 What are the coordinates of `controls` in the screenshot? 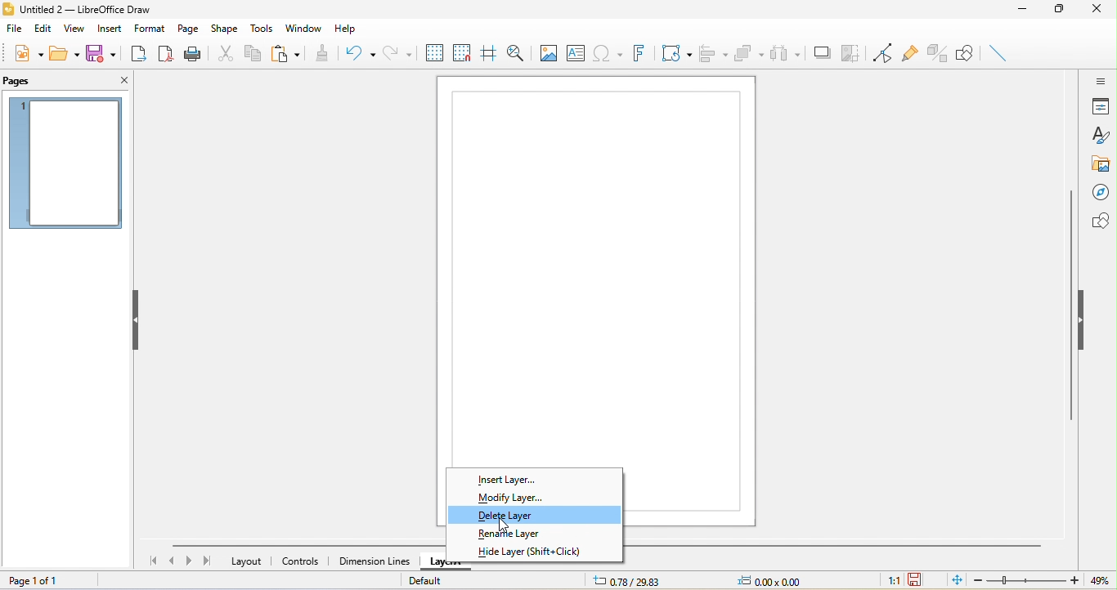 It's located at (306, 561).